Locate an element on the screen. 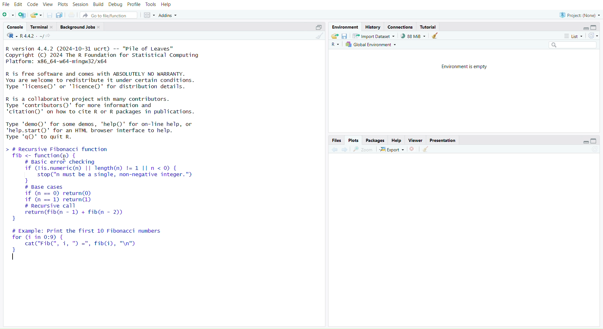 This screenshot has height=329, width=603. packages is located at coordinates (376, 141).